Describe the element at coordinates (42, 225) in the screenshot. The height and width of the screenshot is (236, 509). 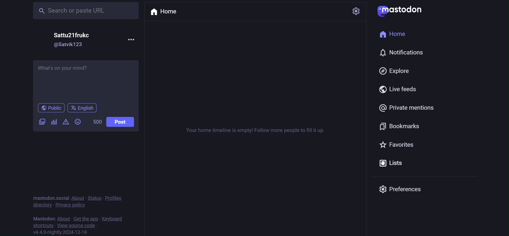
I see `shortcut` at that location.